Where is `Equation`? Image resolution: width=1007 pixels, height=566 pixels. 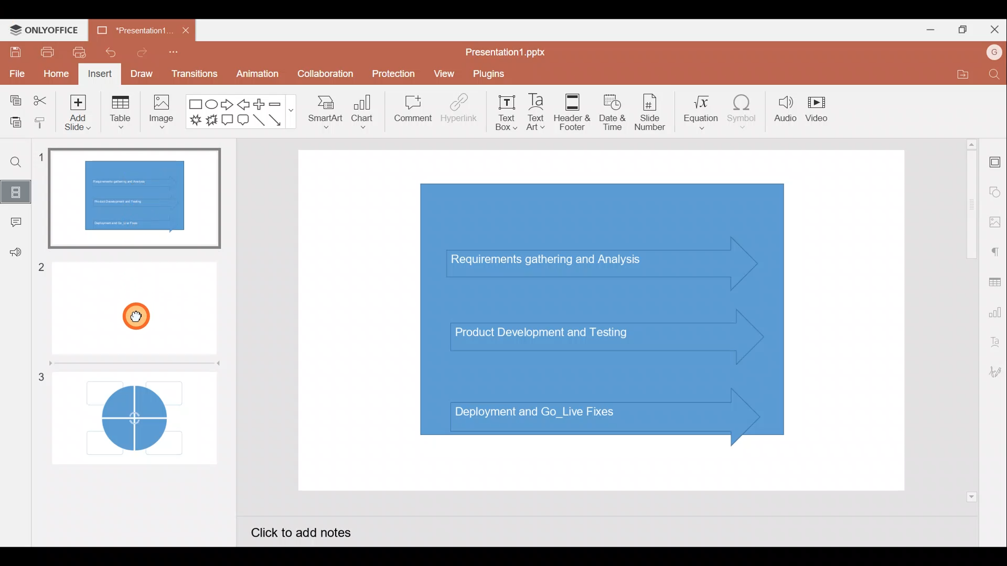
Equation is located at coordinates (698, 113).